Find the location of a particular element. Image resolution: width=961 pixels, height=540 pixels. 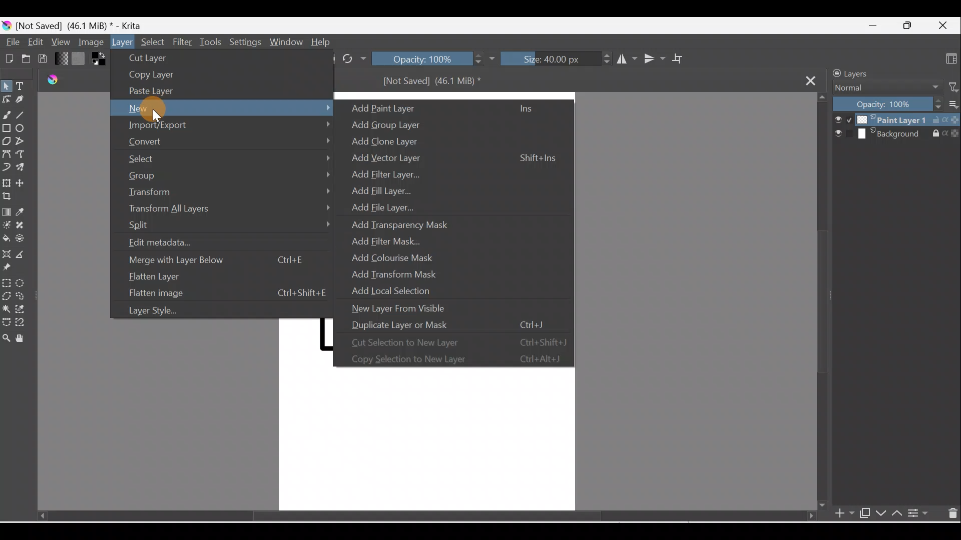

Merge with layer below  Ctrl+E is located at coordinates (218, 259).